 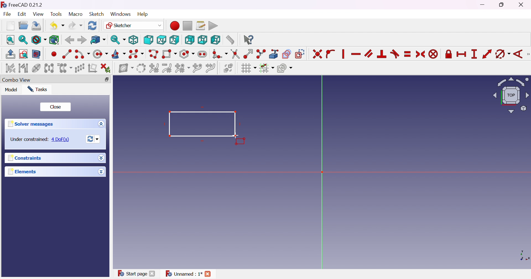 What do you see at coordinates (39, 14) in the screenshot?
I see `View` at bounding box center [39, 14].